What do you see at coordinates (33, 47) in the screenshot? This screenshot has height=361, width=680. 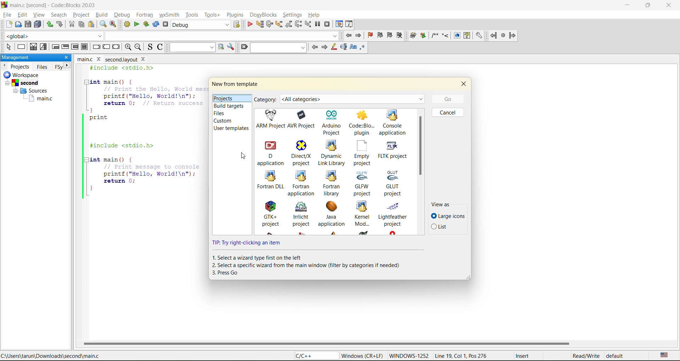 I see `decision` at bounding box center [33, 47].